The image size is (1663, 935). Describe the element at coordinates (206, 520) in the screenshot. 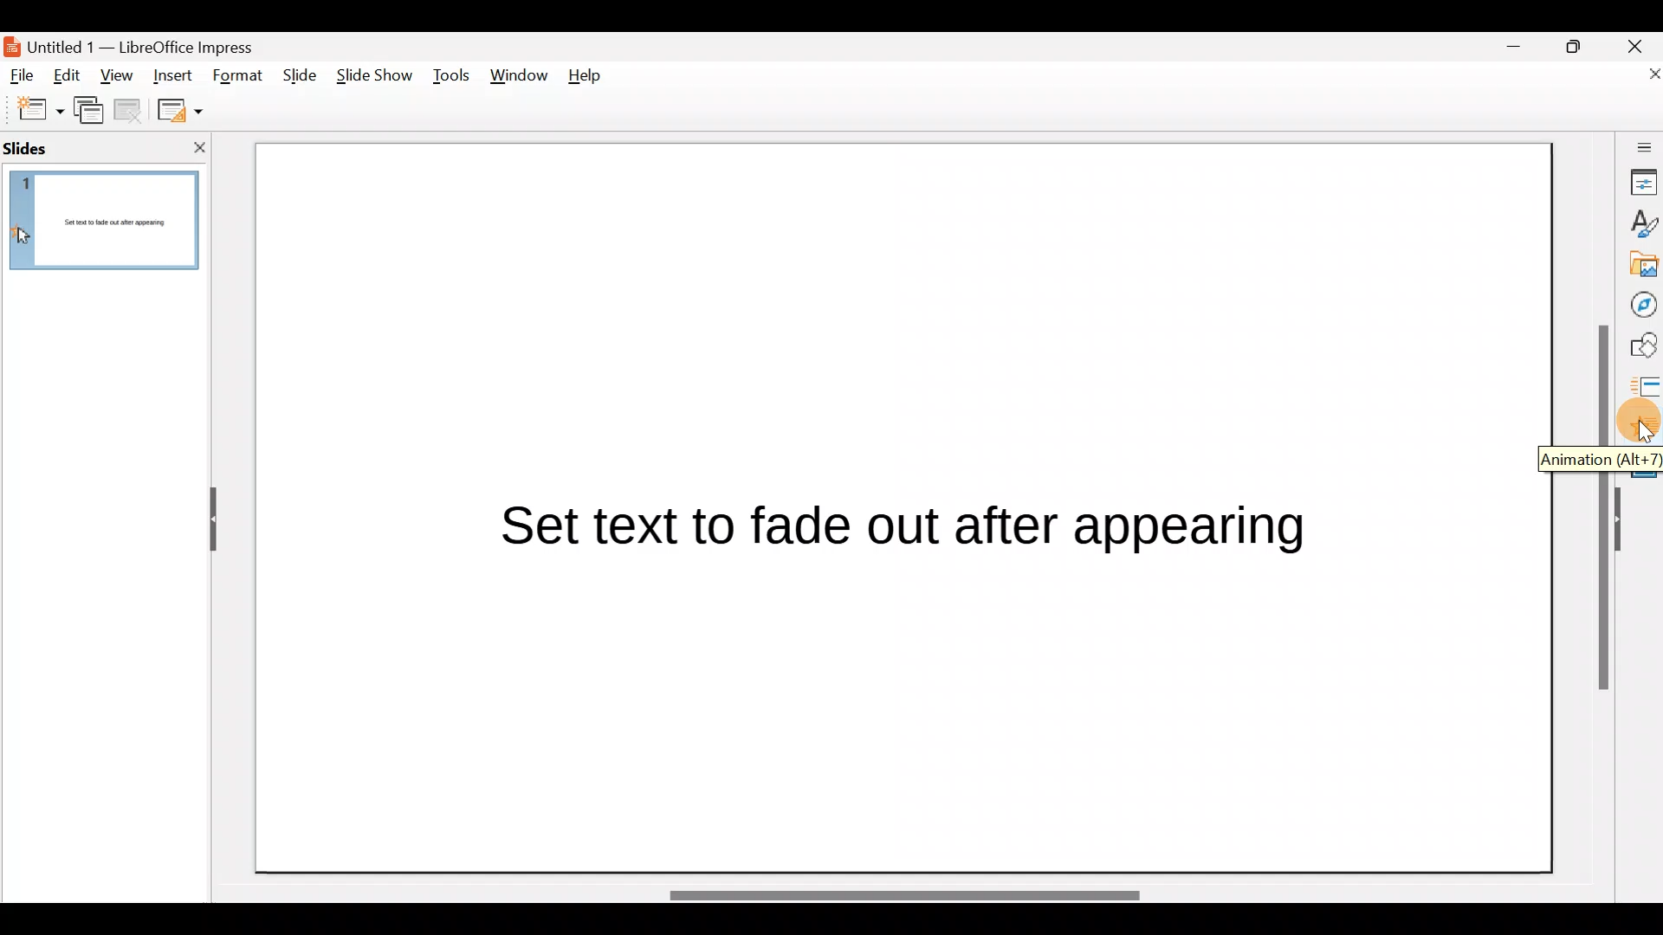

I see `Hide` at that location.